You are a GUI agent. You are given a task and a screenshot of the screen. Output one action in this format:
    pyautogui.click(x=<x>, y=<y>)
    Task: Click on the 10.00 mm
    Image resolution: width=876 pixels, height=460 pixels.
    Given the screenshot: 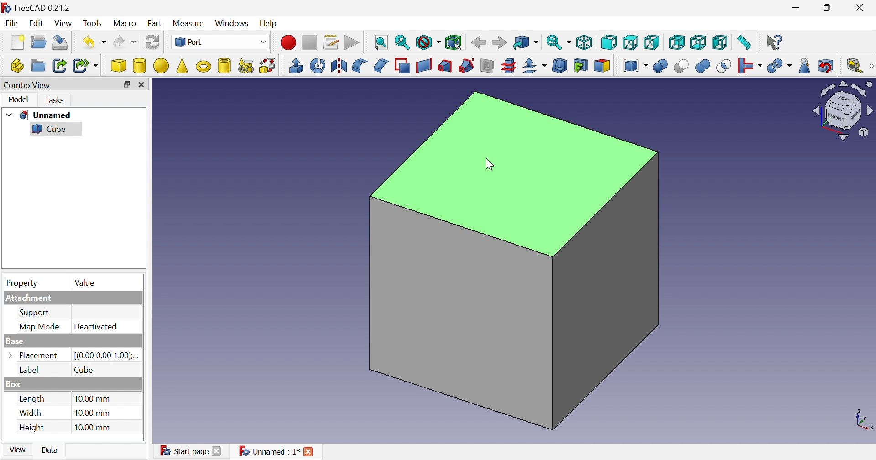 What is the action you would take?
    pyautogui.click(x=94, y=413)
    